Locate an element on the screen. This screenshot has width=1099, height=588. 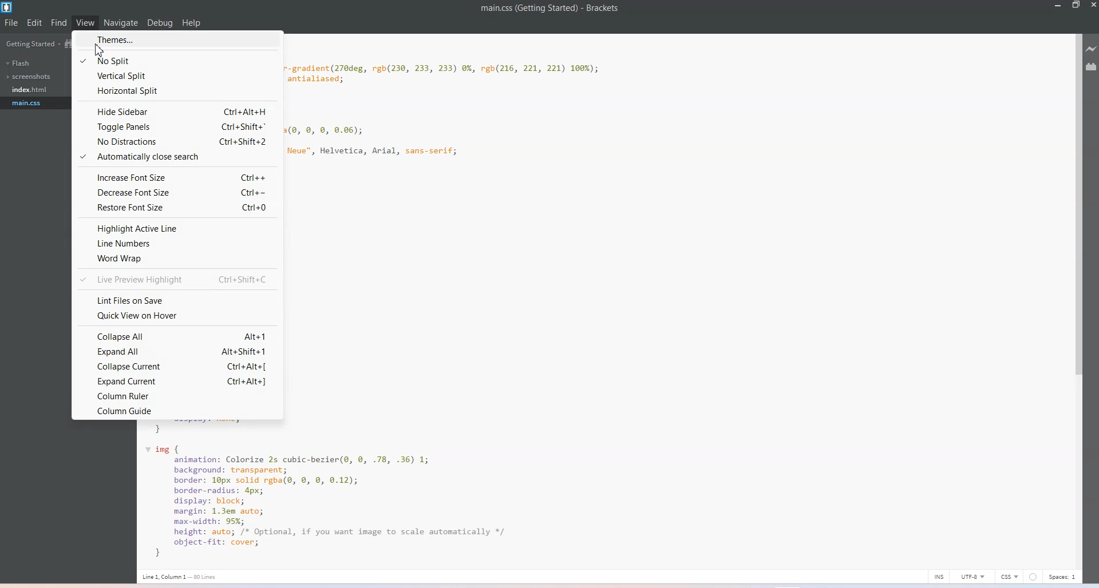
UTF-8 is located at coordinates (974, 576).